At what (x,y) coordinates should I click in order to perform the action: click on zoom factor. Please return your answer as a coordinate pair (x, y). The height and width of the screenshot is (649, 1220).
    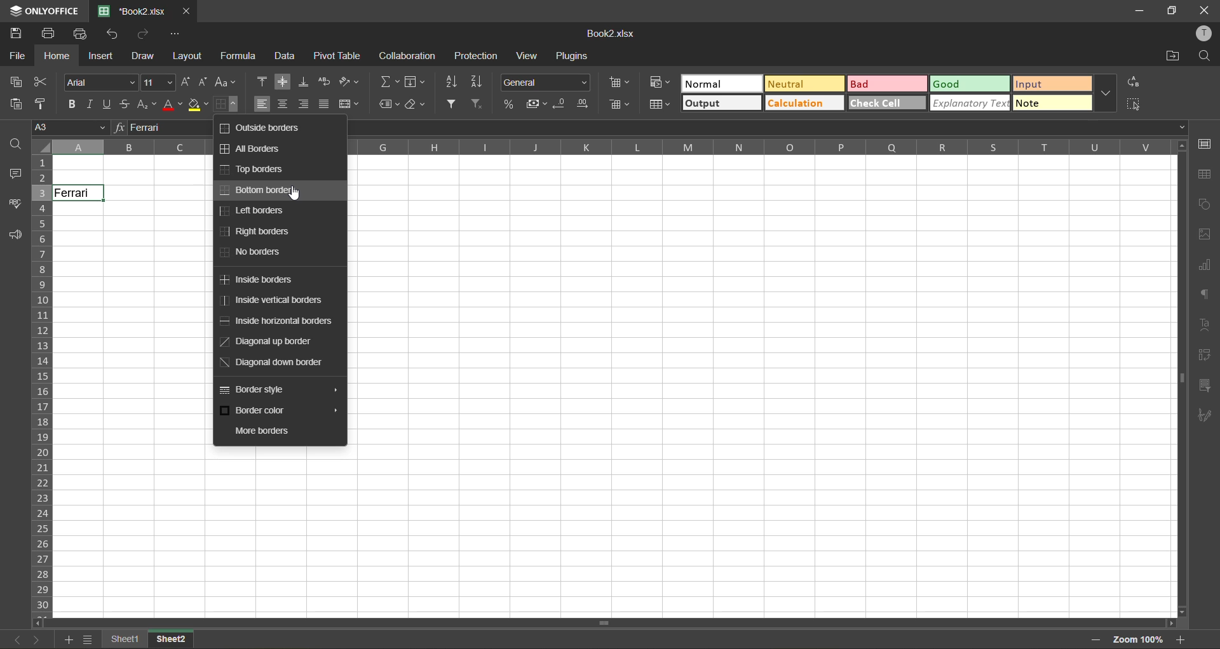
    Looking at the image, I should click on (1141, 639).